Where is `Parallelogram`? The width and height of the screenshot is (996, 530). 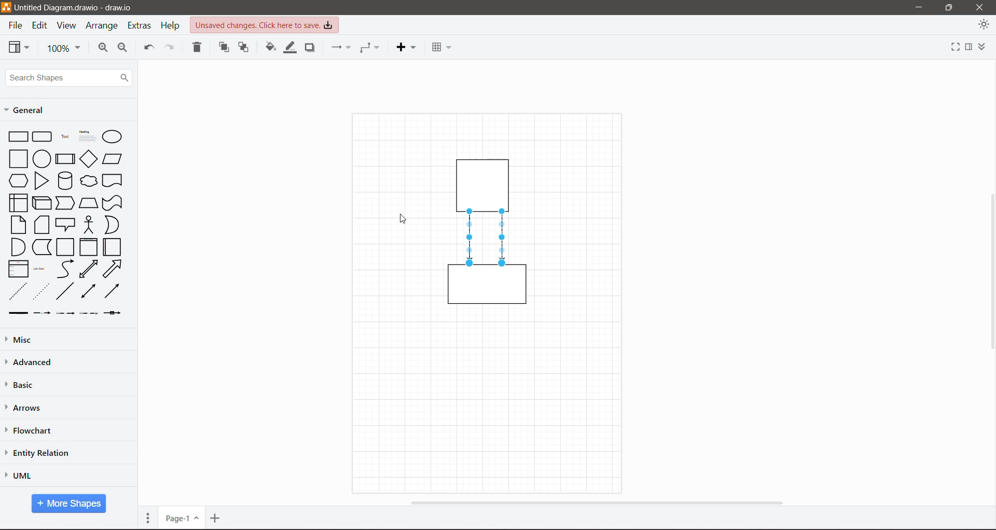 Parallelogram is located at coordinates (113, 159).